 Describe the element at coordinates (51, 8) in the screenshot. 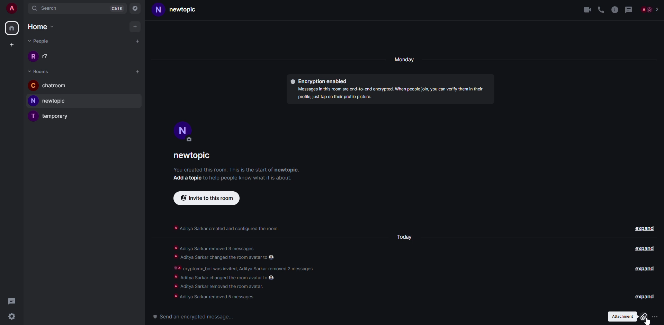

I see `search` at that location.